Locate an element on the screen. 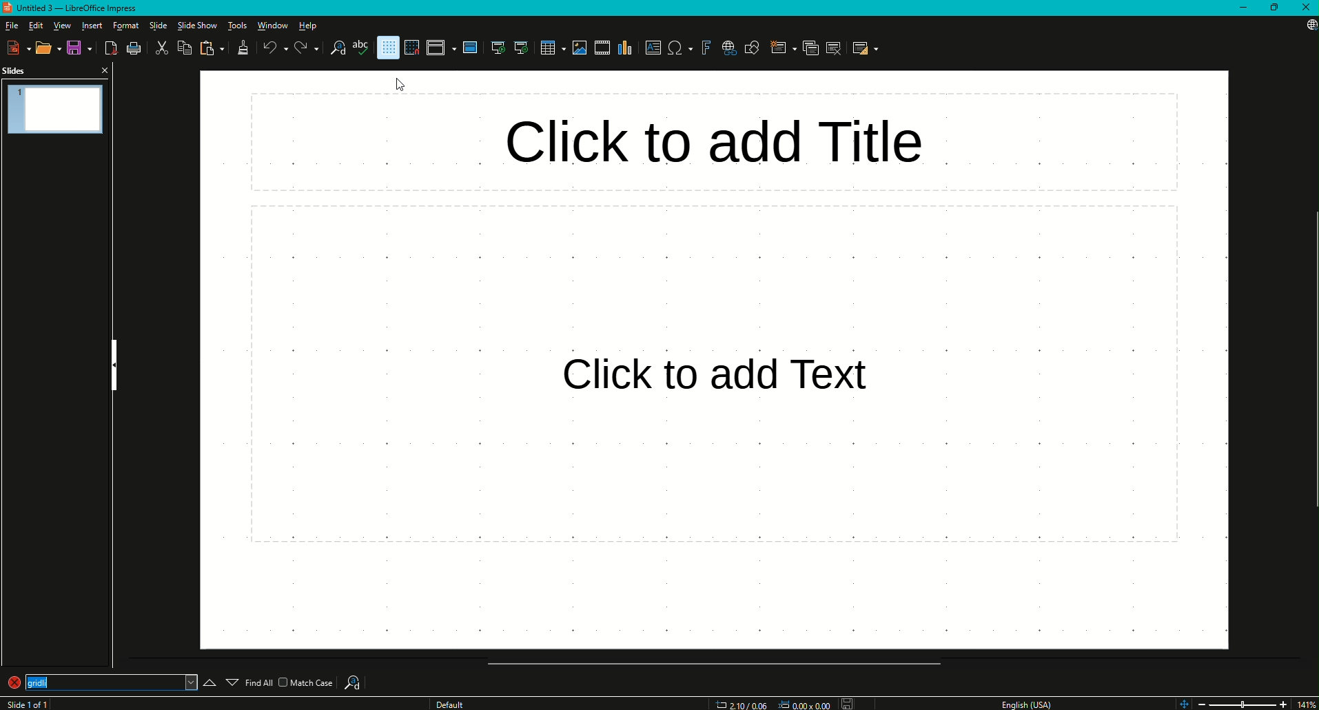  Delete Slide is located at coordinates (835, 50).